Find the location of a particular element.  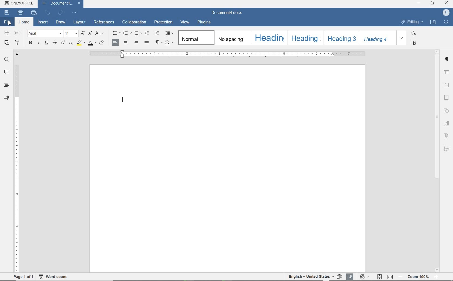

theme colors is located at coordinates (170, 42).